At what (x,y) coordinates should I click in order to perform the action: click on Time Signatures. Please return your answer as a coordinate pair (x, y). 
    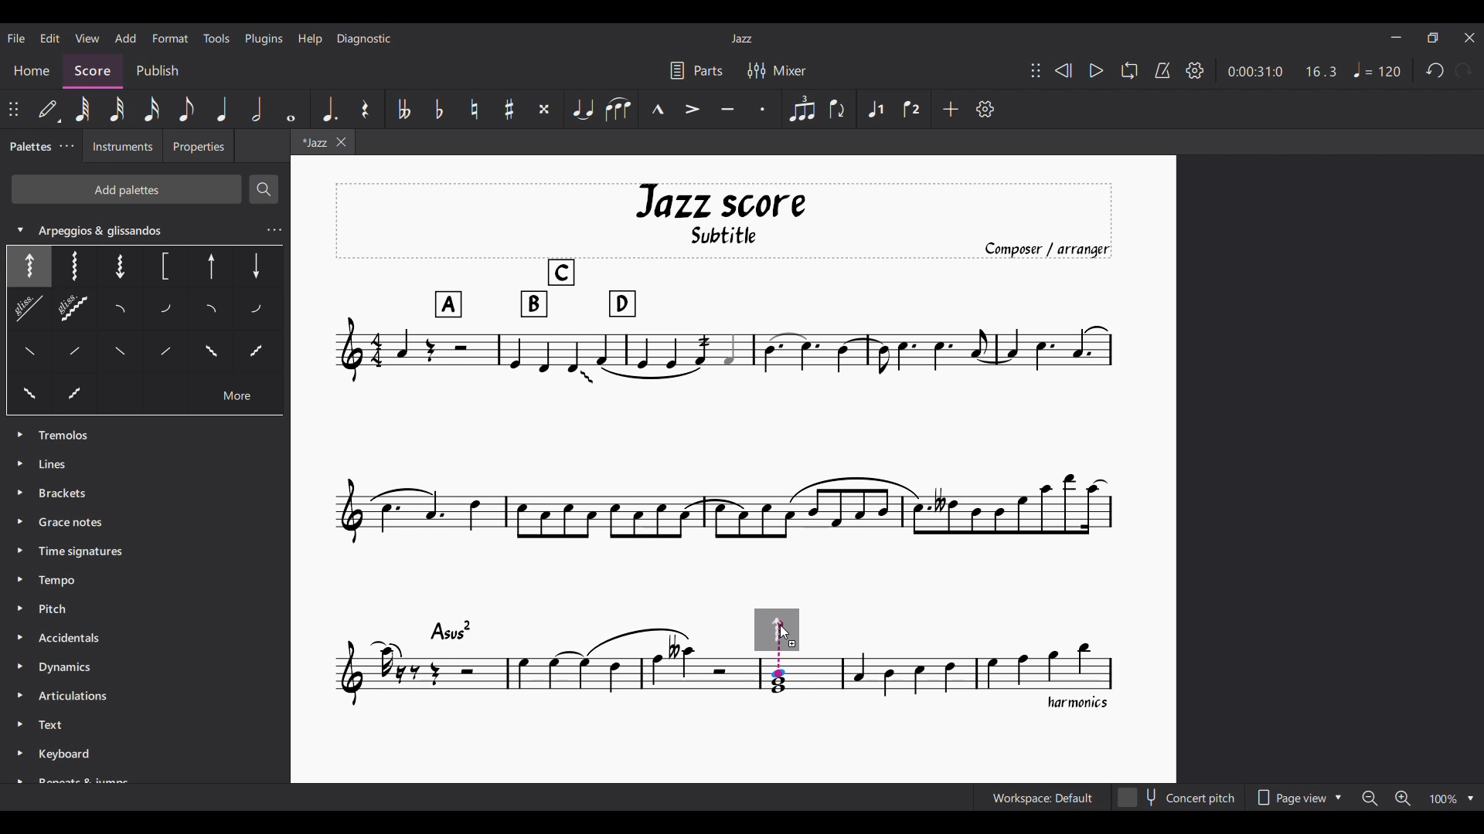
    Looking at the image, I should click on (85, 551).